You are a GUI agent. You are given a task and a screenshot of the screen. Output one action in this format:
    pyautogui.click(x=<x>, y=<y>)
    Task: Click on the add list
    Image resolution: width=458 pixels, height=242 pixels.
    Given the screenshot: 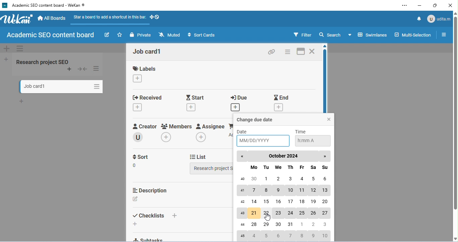 What is the action you would take?
    pyautogui.click(x=7, y=60)
    